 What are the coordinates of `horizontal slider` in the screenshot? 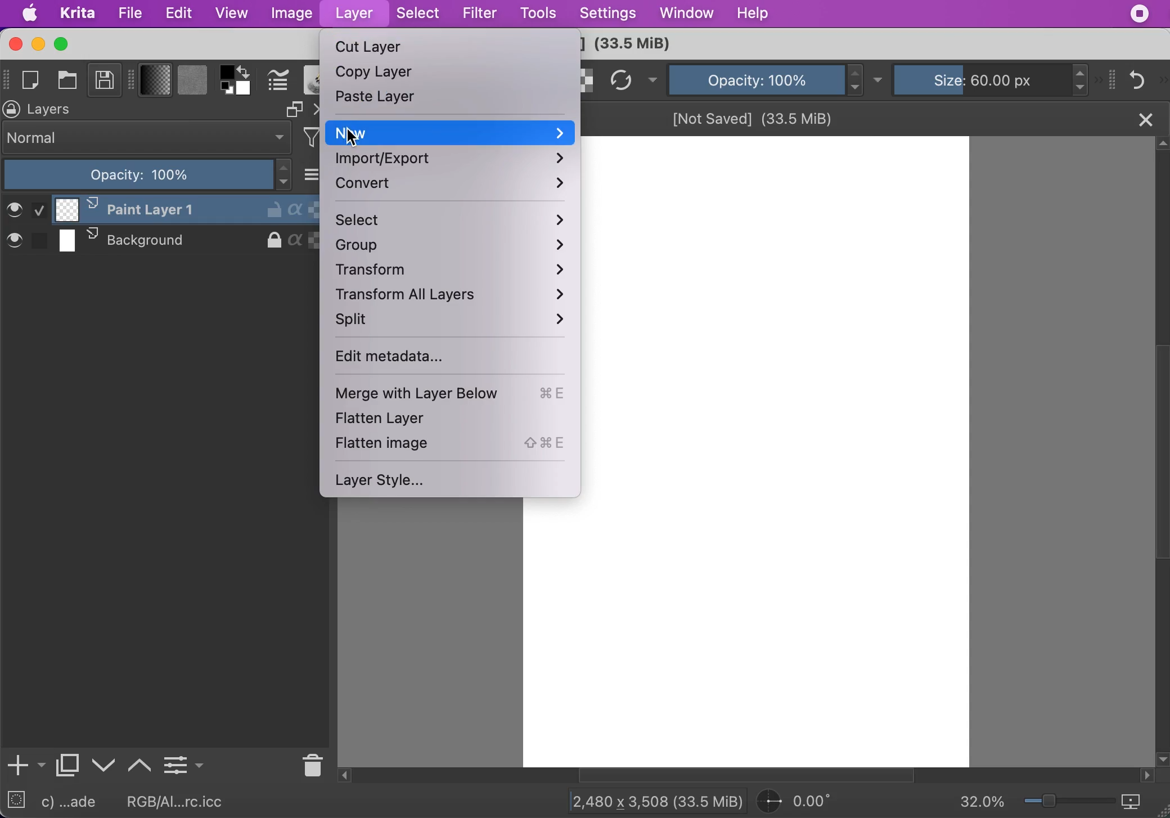 It's located at (758, 776).